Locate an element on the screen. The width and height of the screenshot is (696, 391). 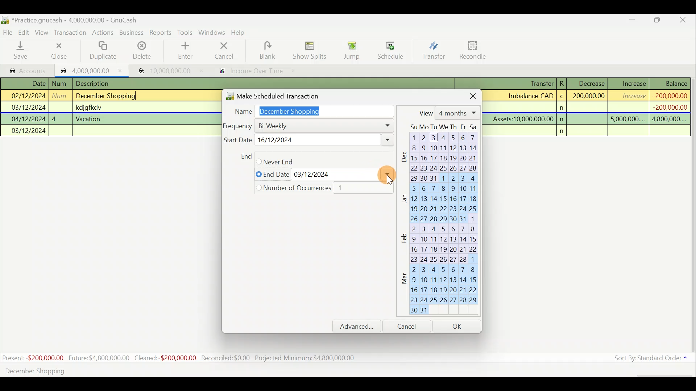
Close is located at coordinates (683, 21).